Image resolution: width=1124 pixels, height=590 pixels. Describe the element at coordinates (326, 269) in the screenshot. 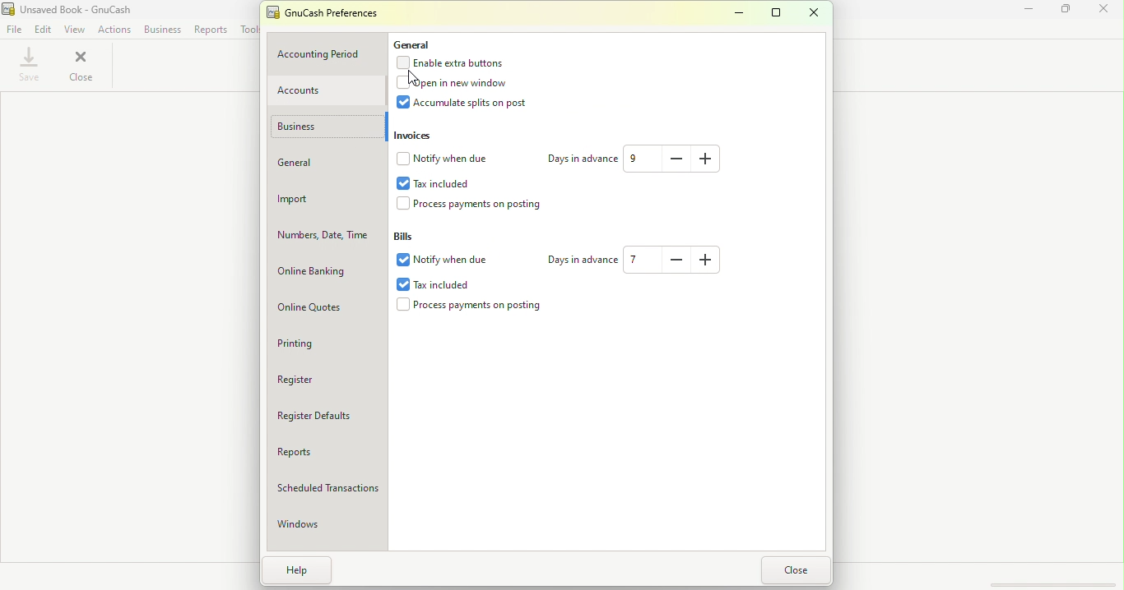

I see `Online Banking` at that location.